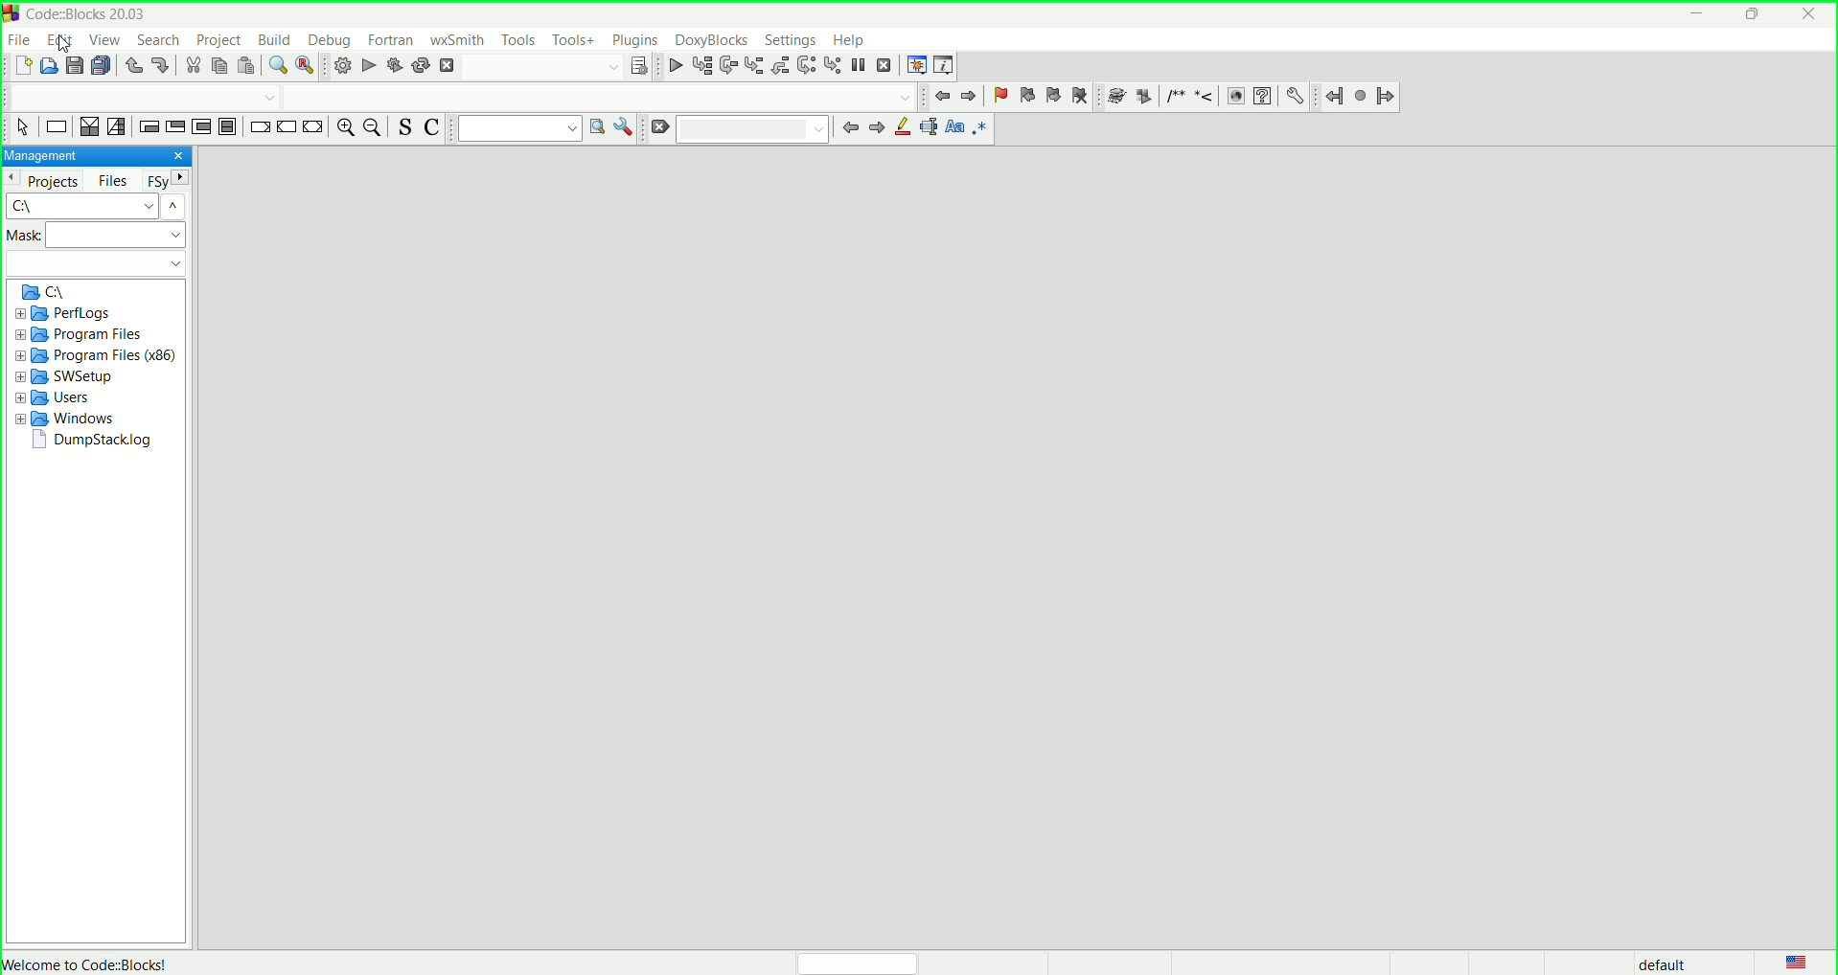  What do you see at coordinates (1143, 98) in the screenshot?
I see `Extract` at bounding box center [1143, 98].